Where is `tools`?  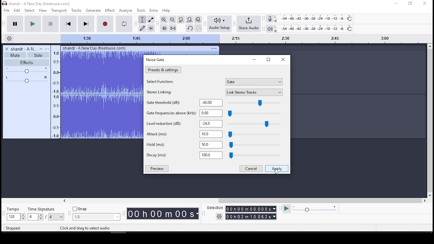 tools is located at coordinates (141, 10).